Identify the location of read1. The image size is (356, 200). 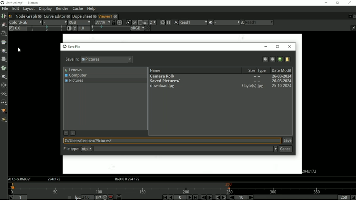
(260, 22).